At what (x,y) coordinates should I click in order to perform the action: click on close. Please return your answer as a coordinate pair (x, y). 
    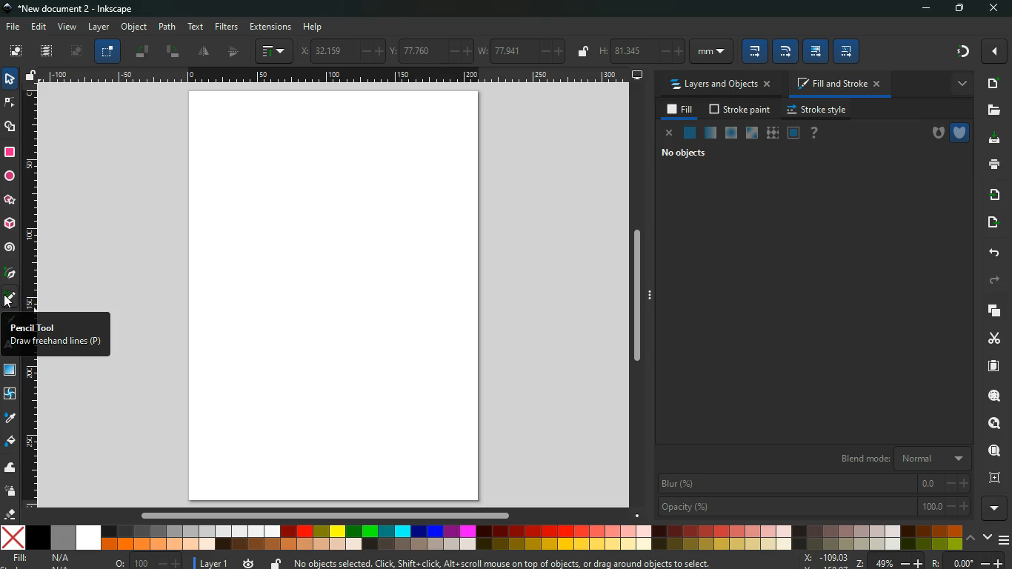
    Looking at the image, I should click on (997, 10).